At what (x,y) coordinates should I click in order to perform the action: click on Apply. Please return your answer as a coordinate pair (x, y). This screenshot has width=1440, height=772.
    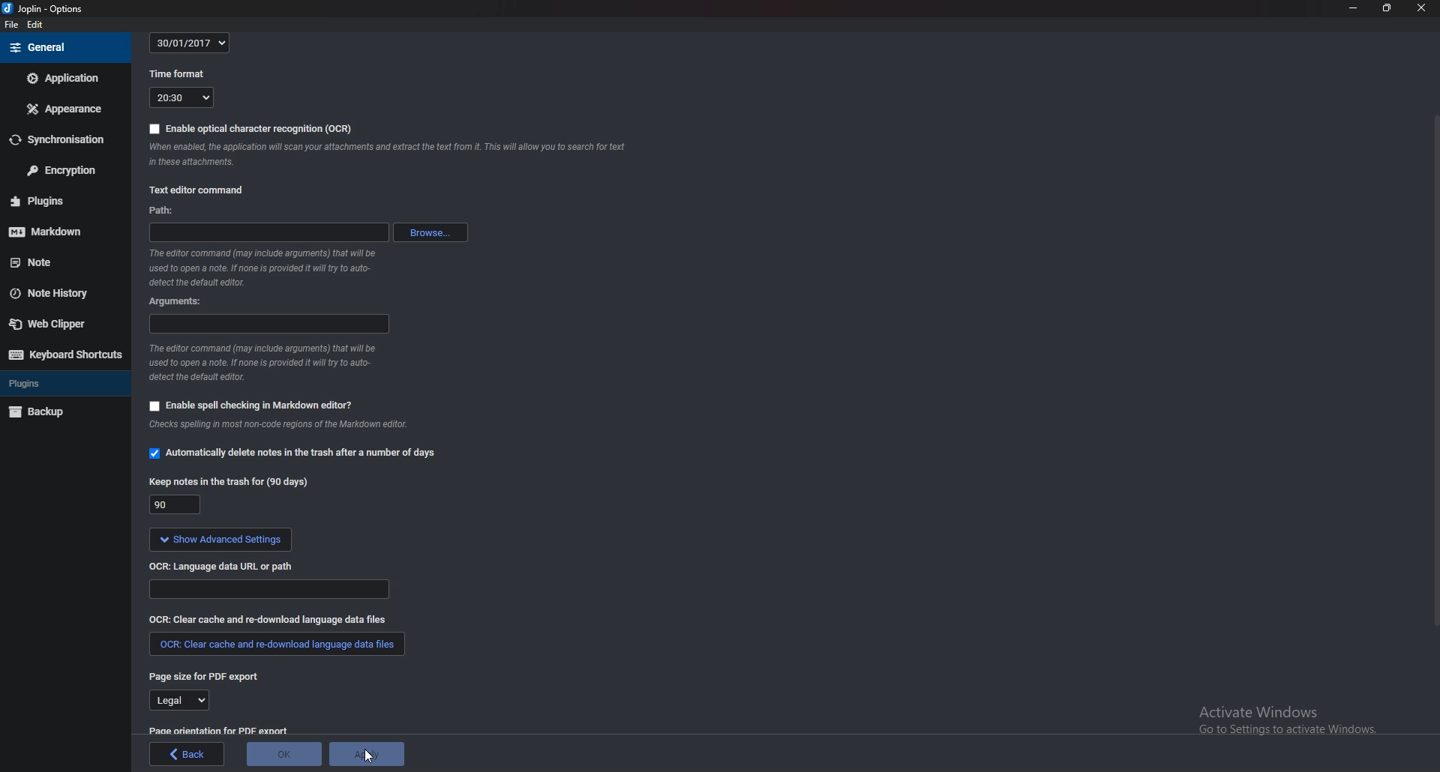
    Looking at the image, I should click on (367, 753).